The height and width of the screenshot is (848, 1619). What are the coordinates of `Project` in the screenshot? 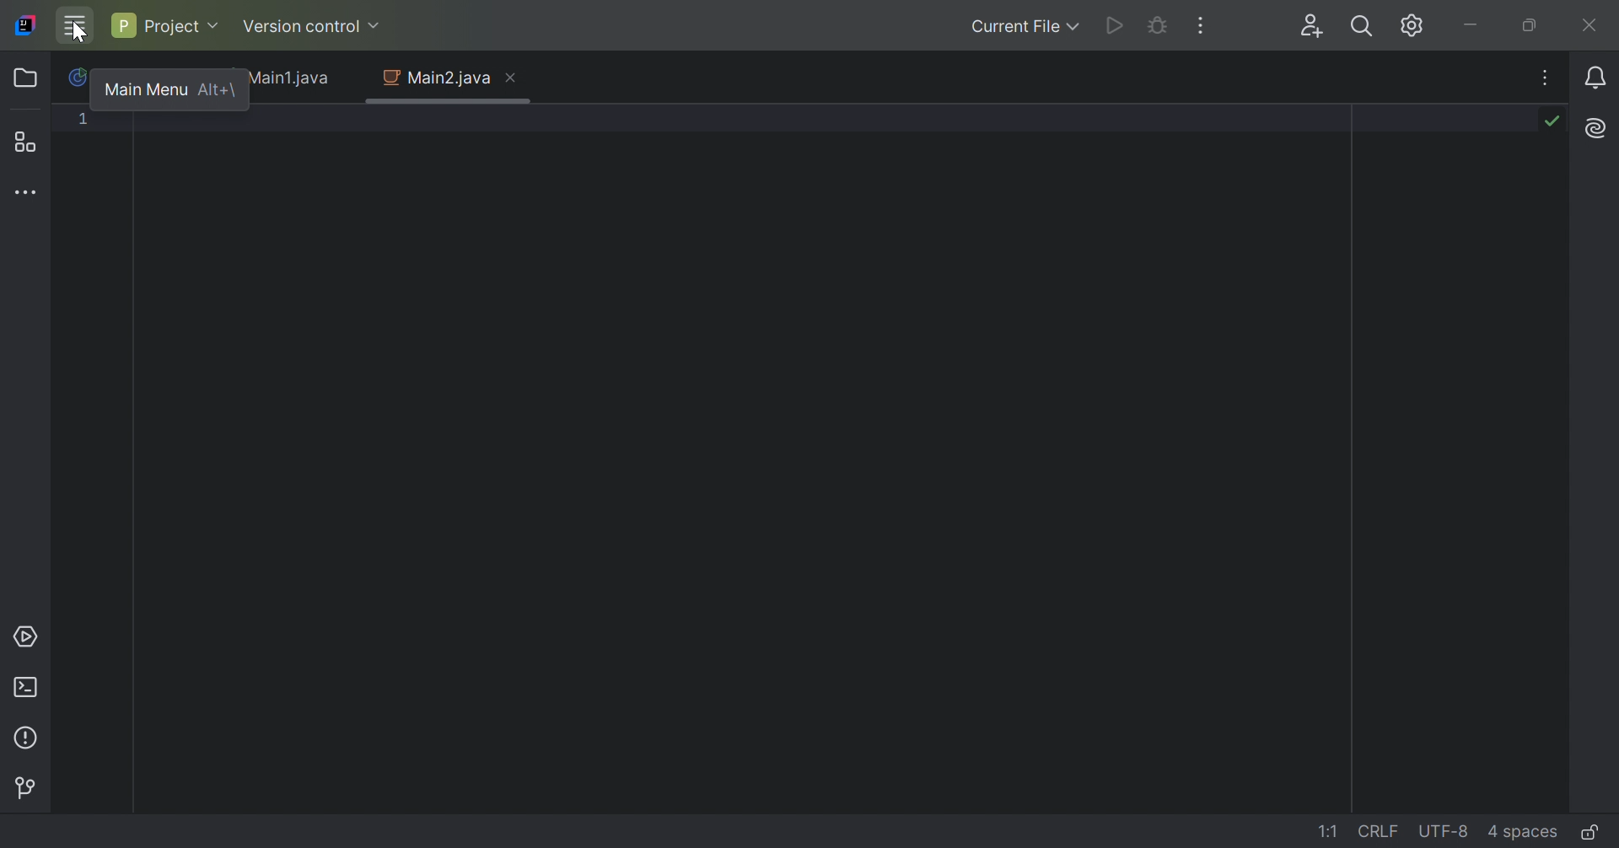 It's located at (30, 78).